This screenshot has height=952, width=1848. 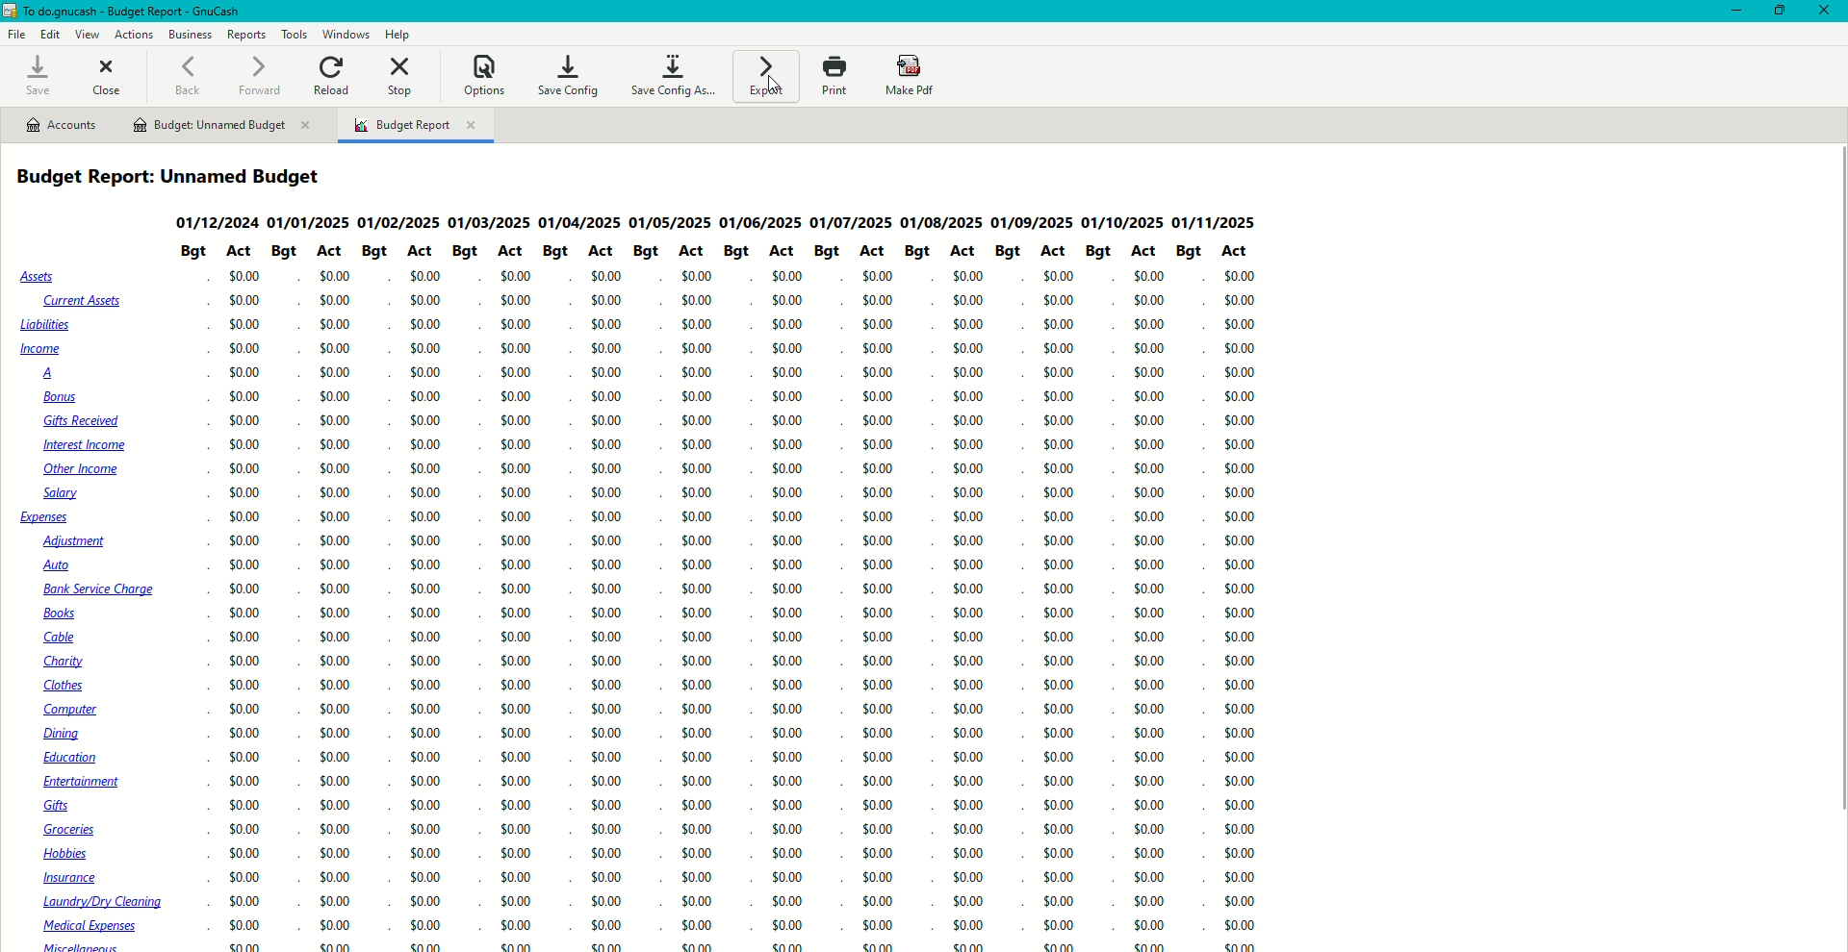 What do you see at coordinates (567, 74) in the screenshot?
I see `Save COnfig` at bounding box center [567, 74].